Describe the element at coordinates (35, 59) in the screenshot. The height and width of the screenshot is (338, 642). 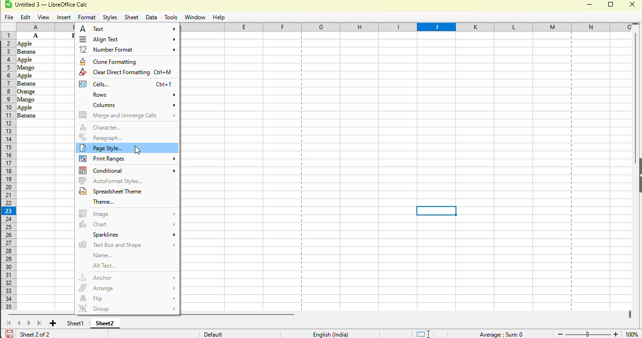
I see `` at that location.